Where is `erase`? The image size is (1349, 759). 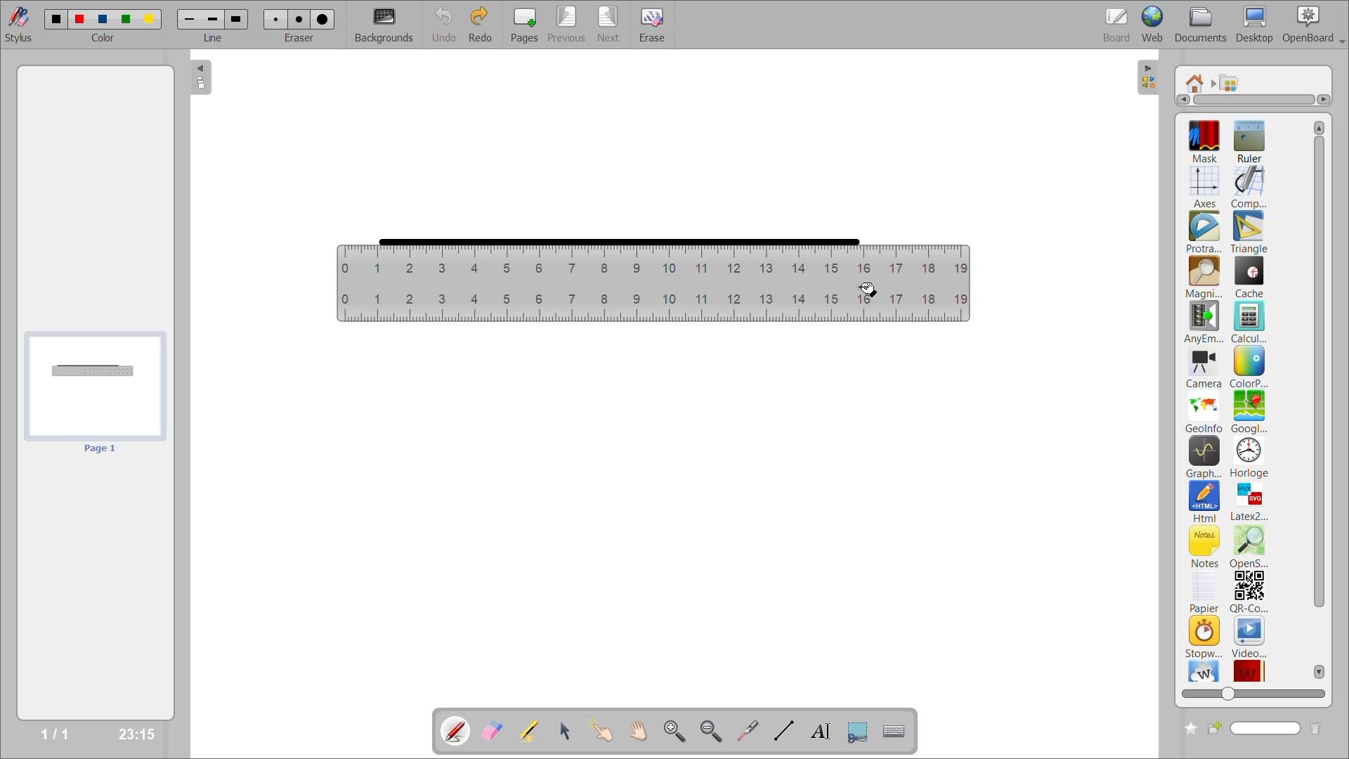 erase is located at coordinates (658, 25).